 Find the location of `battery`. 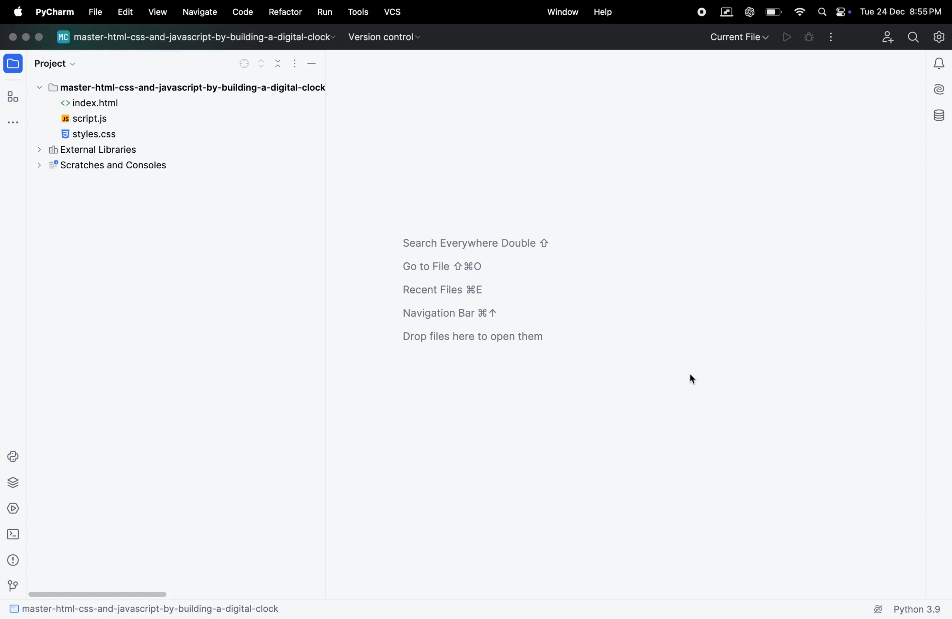

battery is located at coordinates (773, 11).